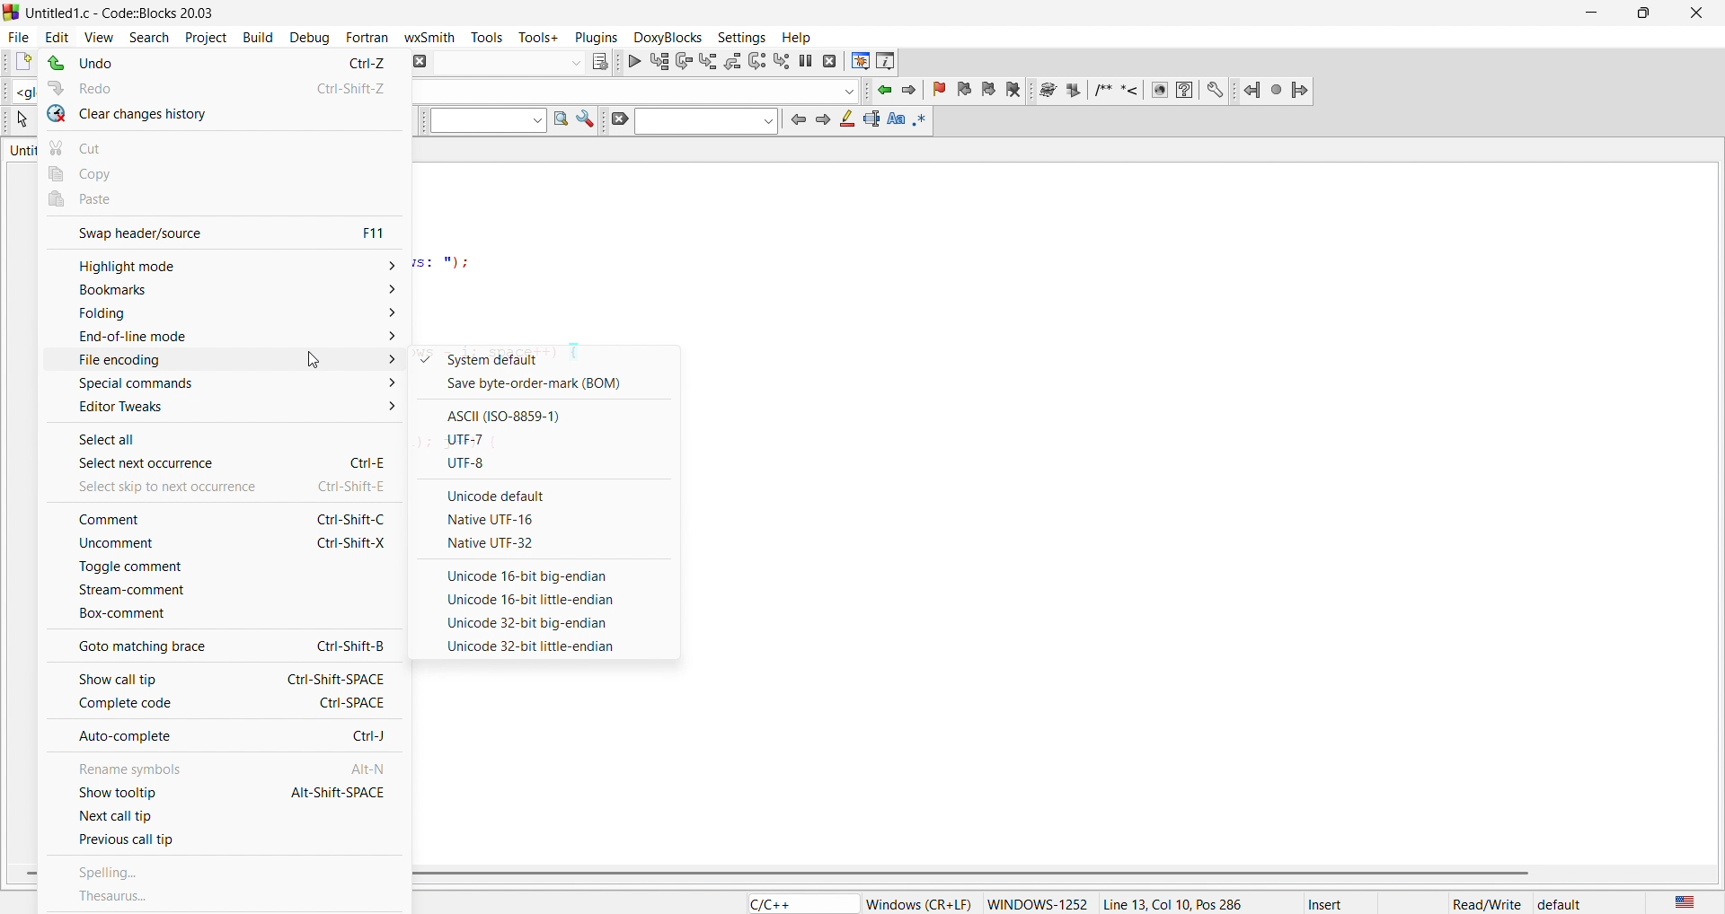  What do you see at coordinates (1183, 91) in the screenshot?
I see `help` at bounding box center [1183, 91].